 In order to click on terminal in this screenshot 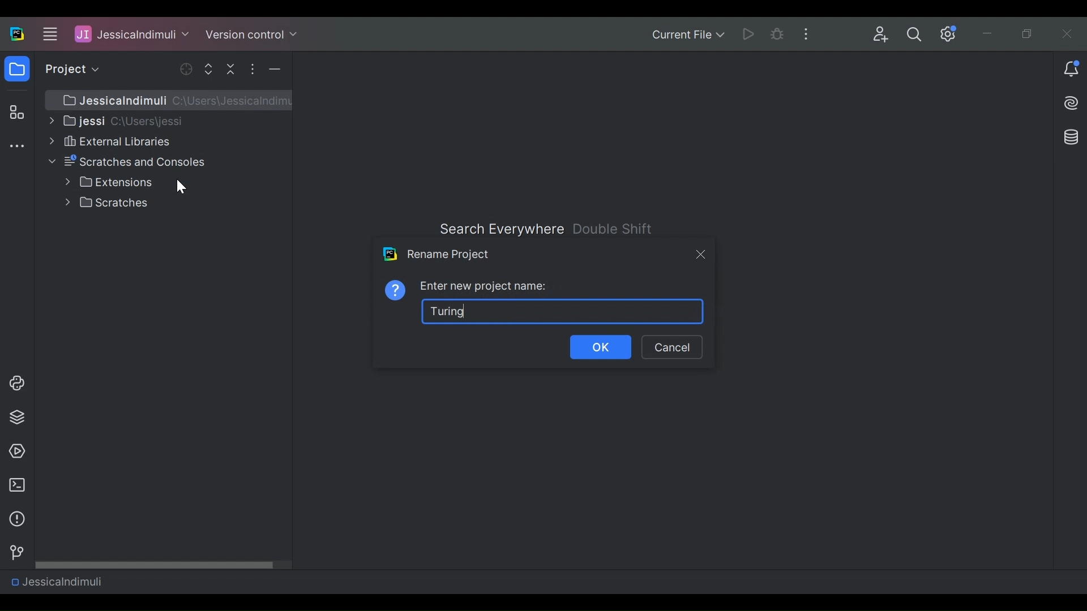, I will do `click(14, 485)`.